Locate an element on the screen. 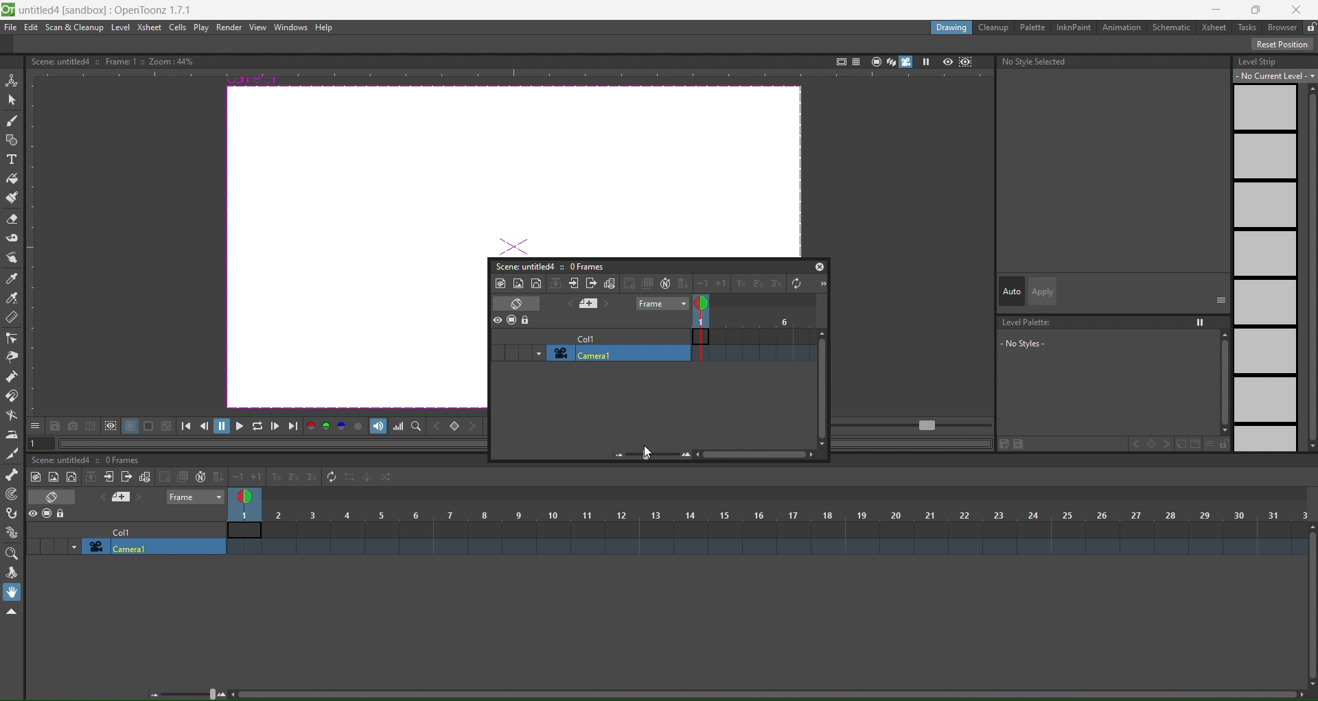 The image size is (1318, 701). new toonz raster level is located at coordinates (37, 477).